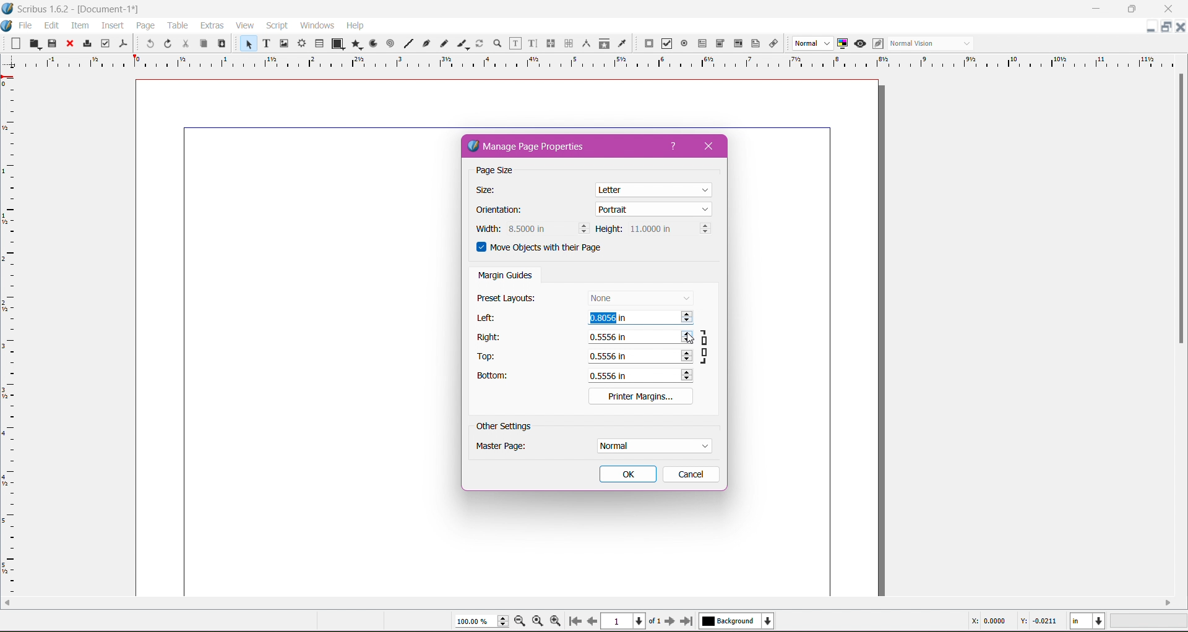  I want to click on PDF Text Field, so click(702, 44).